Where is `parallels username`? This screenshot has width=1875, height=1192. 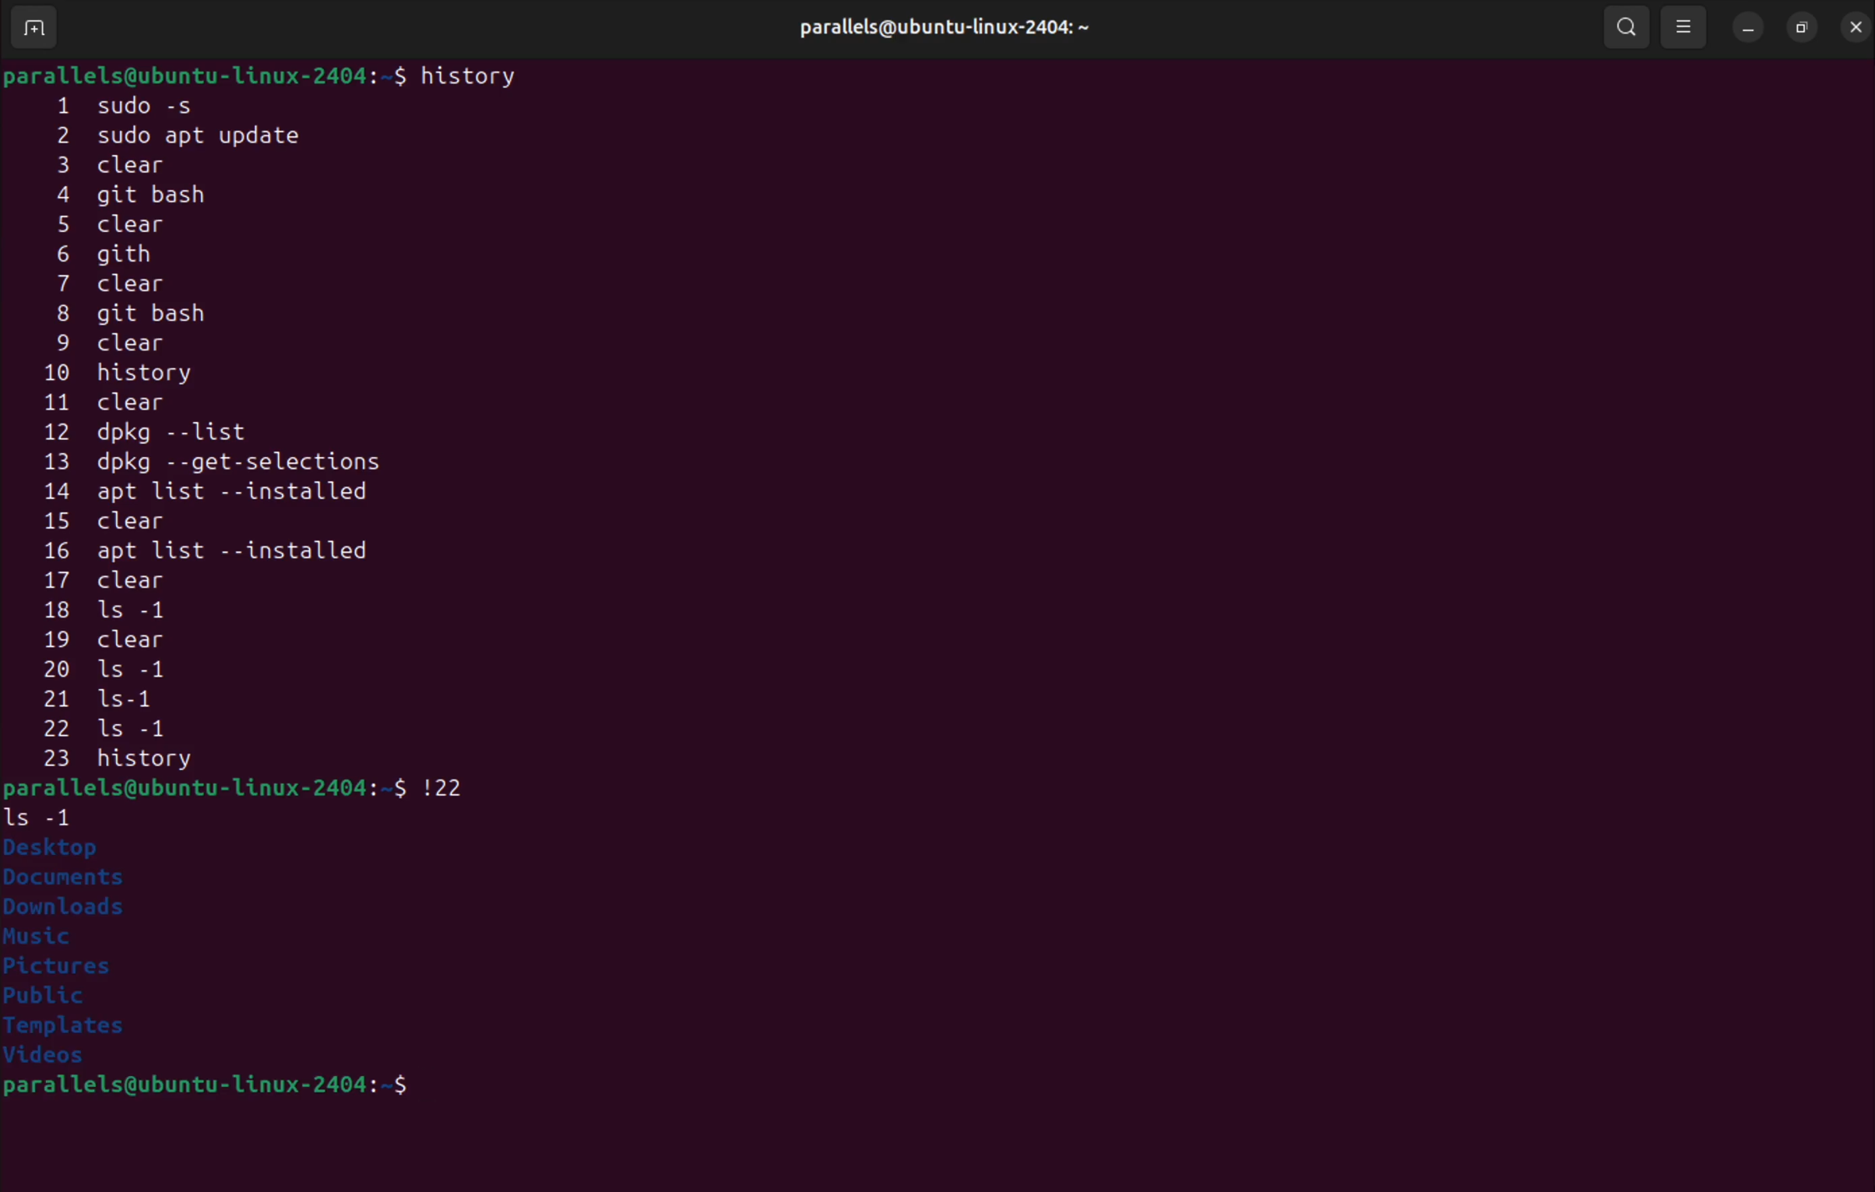 parallels username is located at coordinates (955, 24).